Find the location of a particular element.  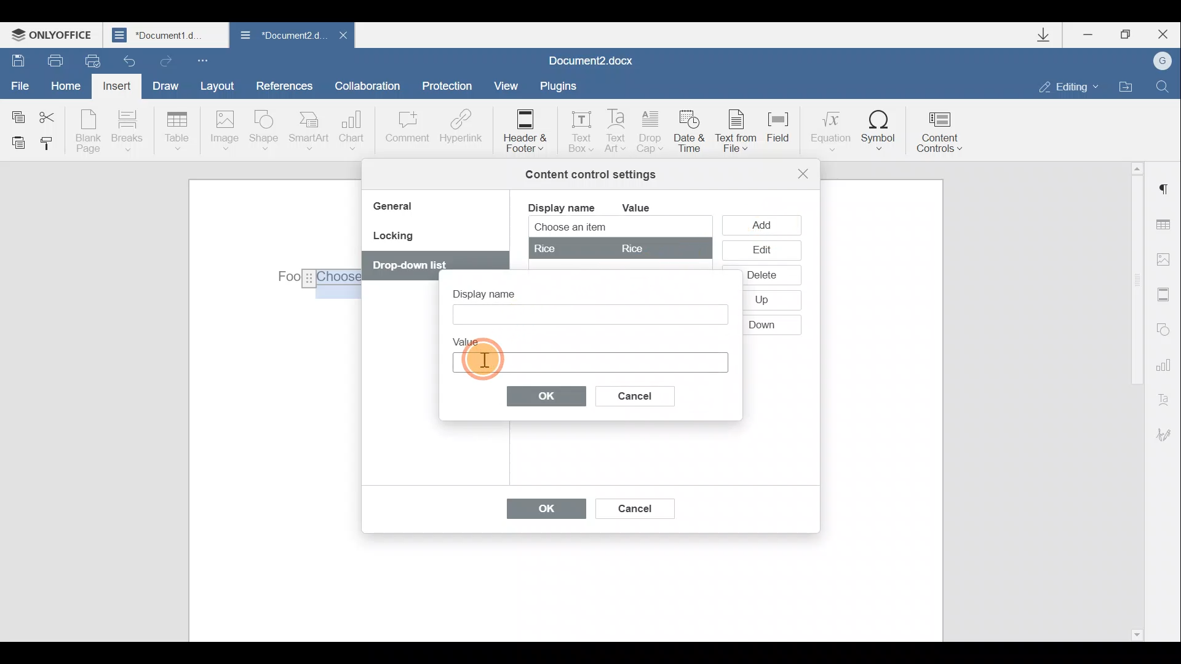

Chart is located at coordinates (354, 130).